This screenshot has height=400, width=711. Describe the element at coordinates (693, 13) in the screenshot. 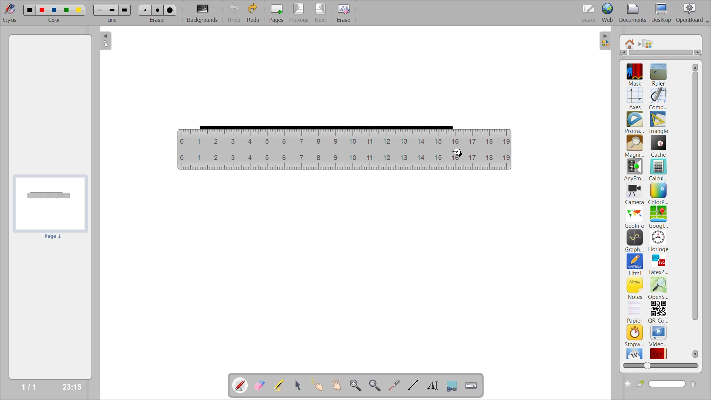

I see `openboard` at that location.